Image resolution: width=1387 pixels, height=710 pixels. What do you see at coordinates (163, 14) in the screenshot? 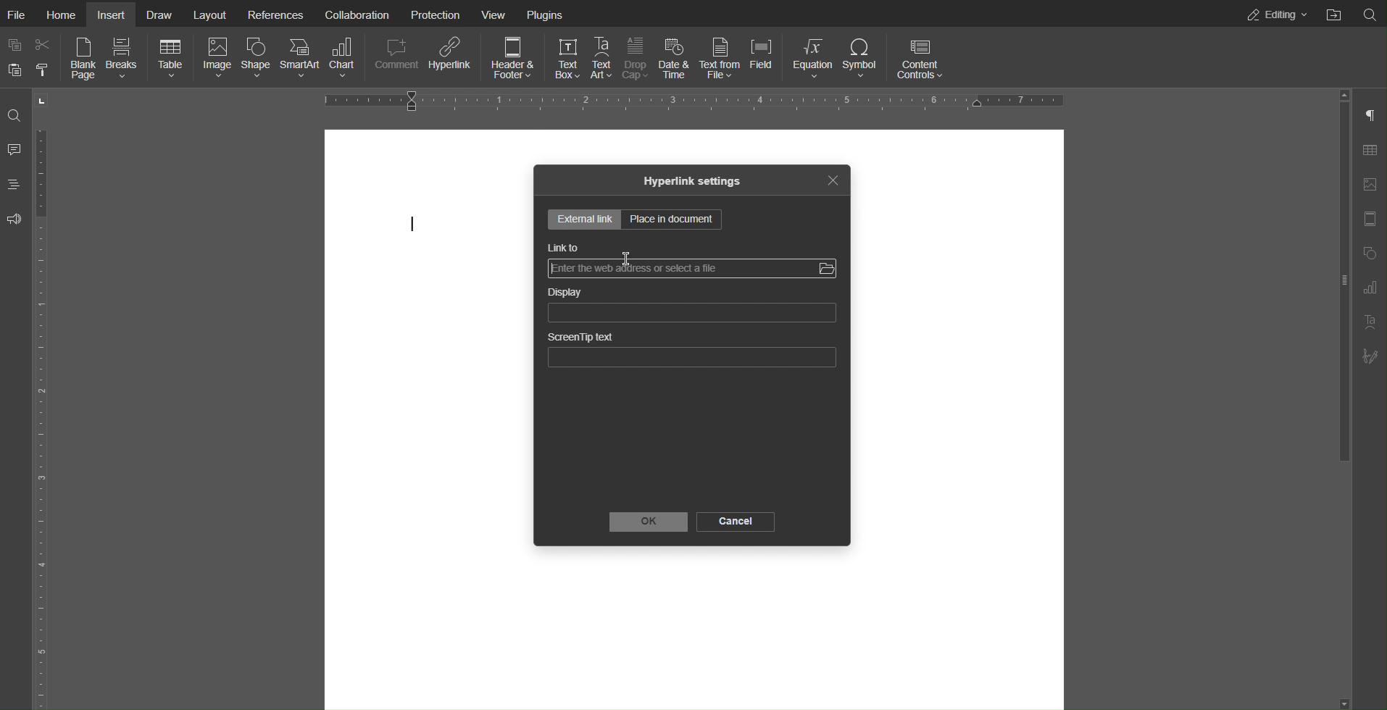
I see `Draw` at bounding box center [163, 14].